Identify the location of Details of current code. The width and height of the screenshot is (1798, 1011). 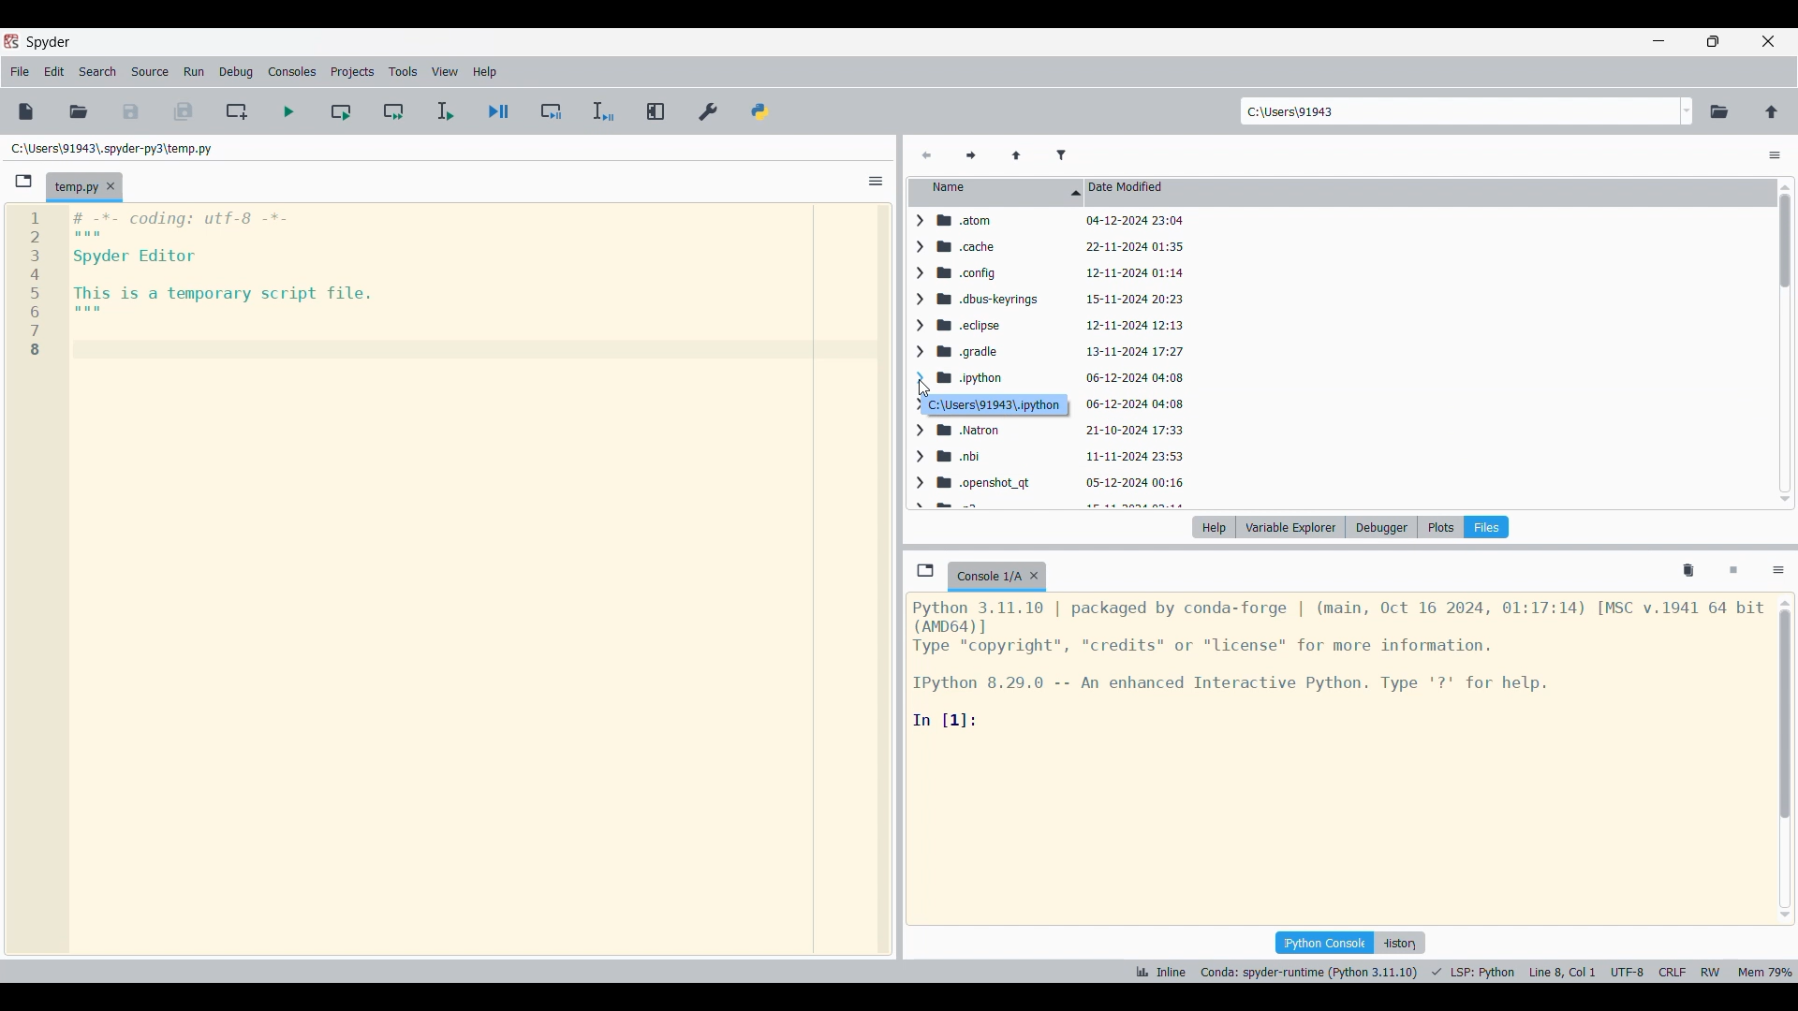
(1464, 972).